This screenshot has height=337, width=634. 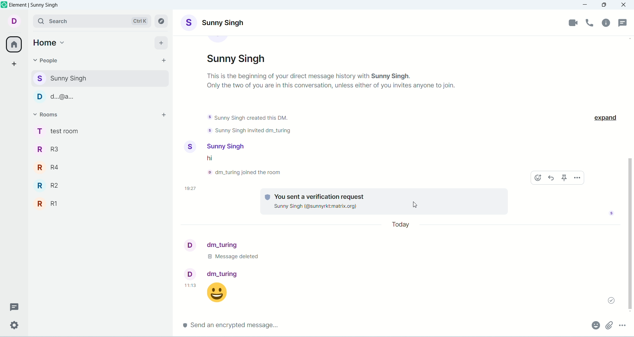 What do you see at coordinates (401, 226) in the screenshot?
I see `day` at bounding box center [401, 226].